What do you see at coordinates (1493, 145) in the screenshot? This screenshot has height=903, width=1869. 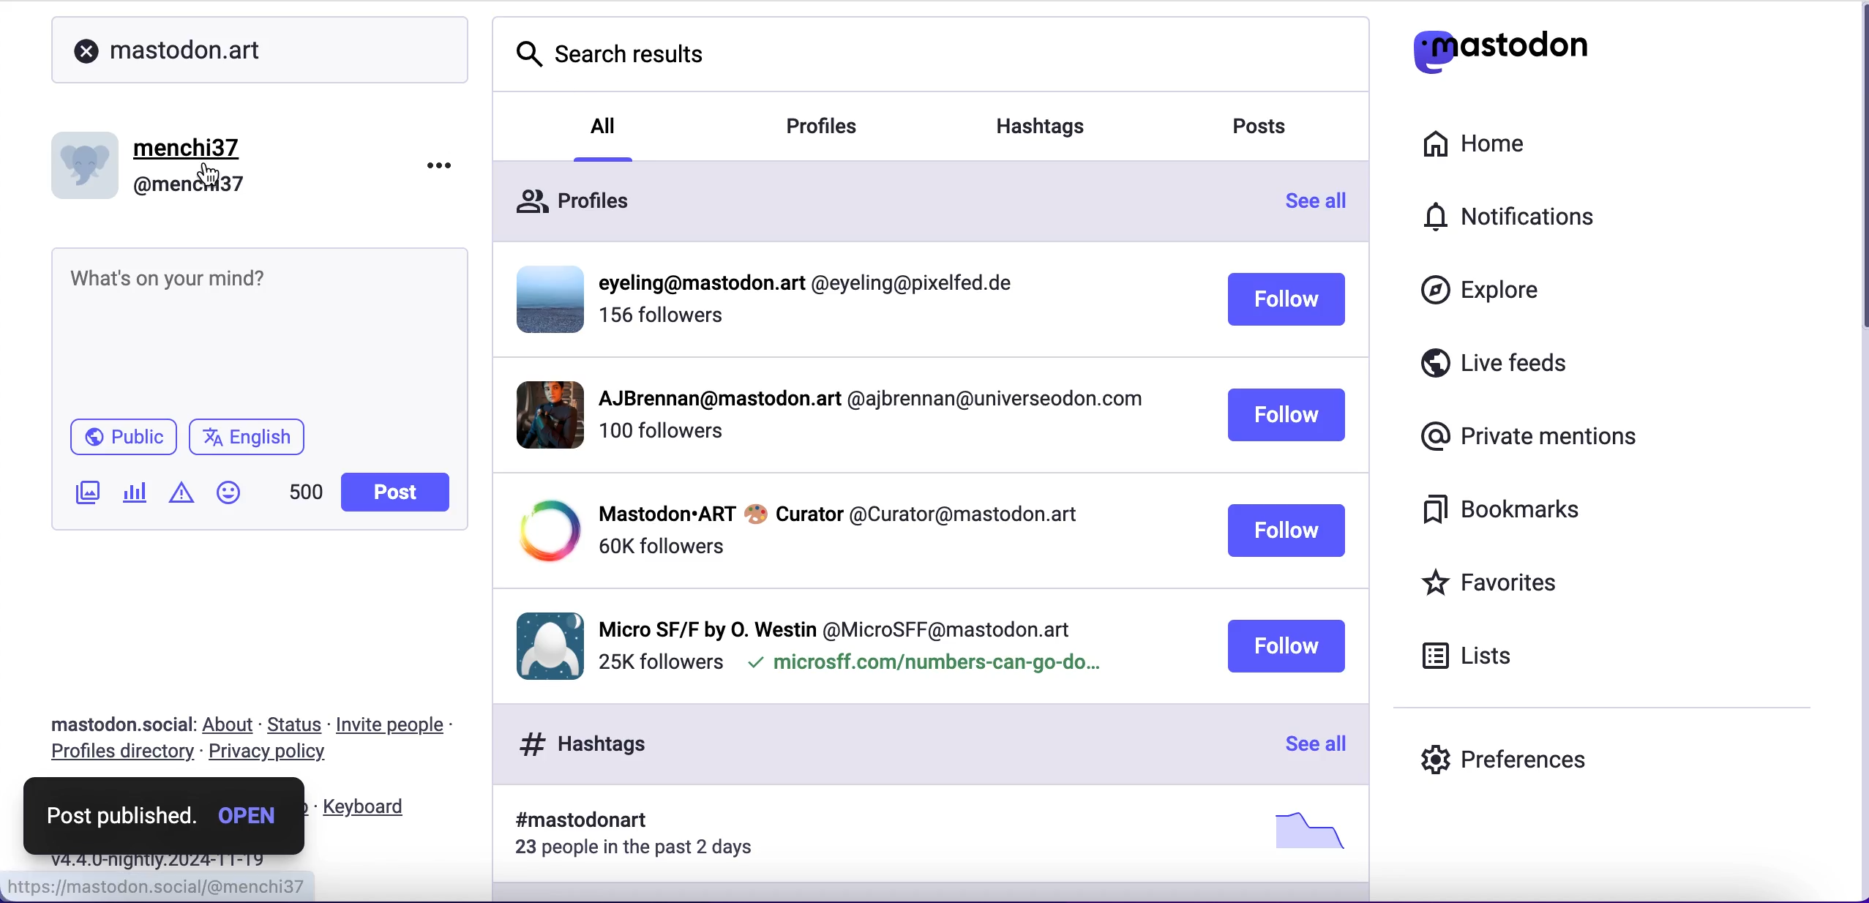 I see `home` at bounding box center [1493, 145].